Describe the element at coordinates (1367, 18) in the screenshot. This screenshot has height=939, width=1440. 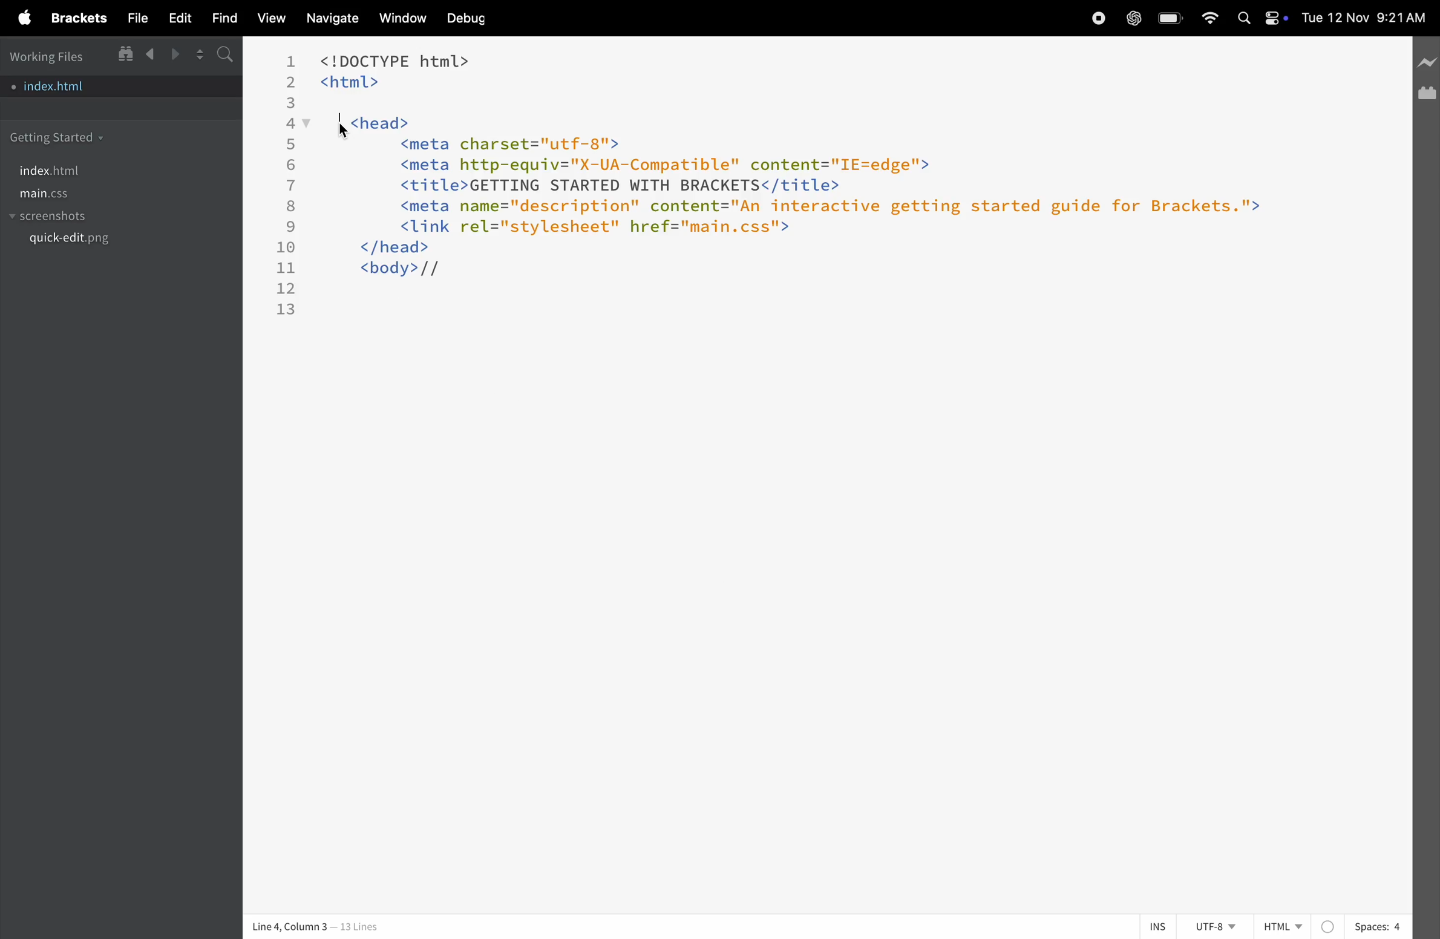
I see `date and time` at that location.